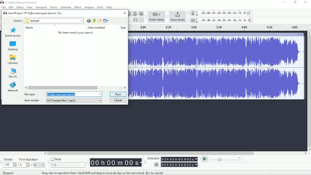 This screenshot has height=175, width=311. I want to click on Date modified, so click(97, 28).